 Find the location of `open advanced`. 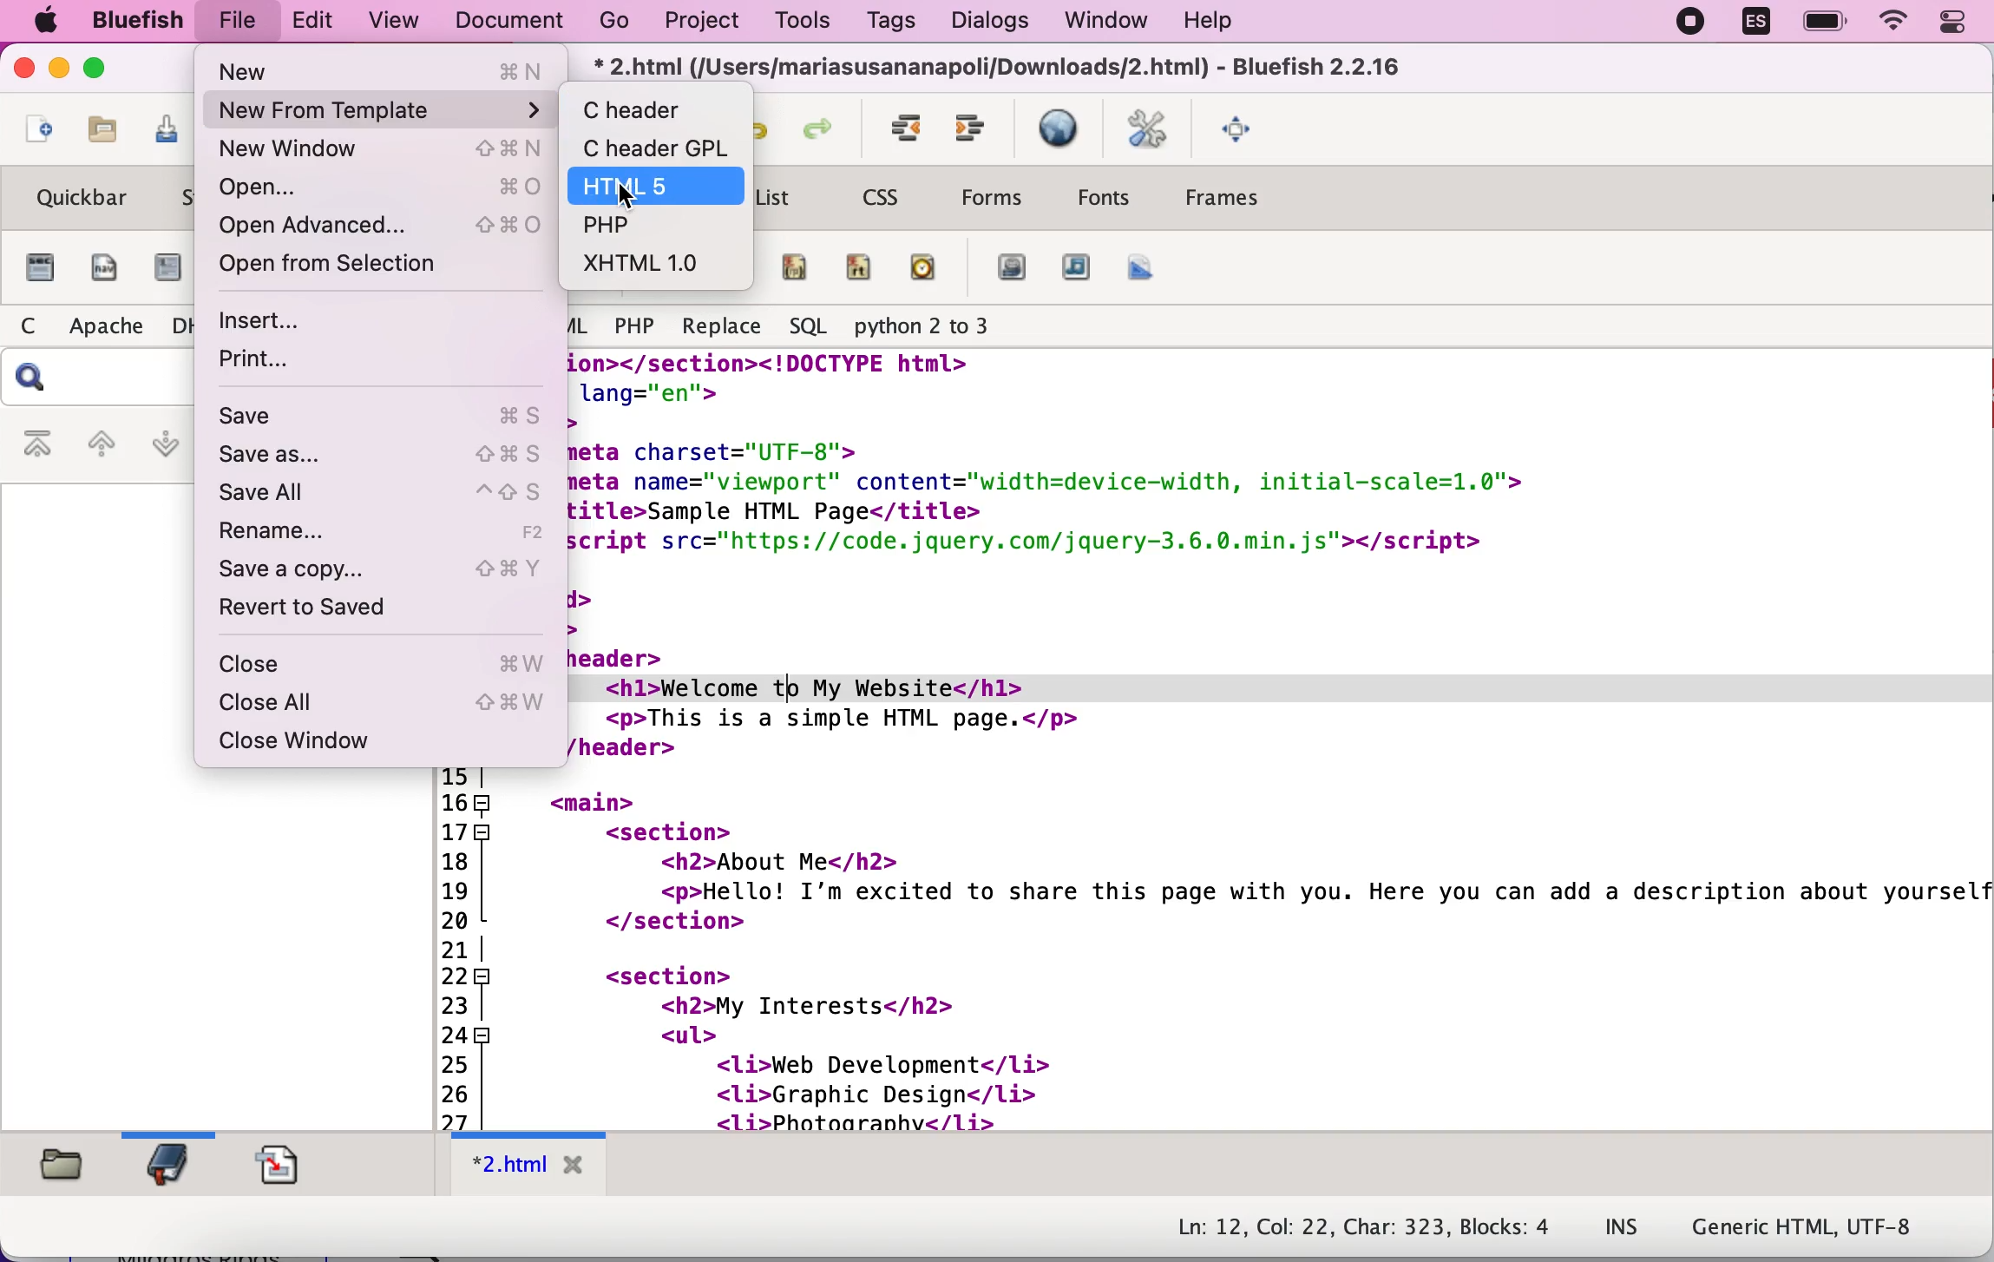

open advanced is located at coordinates (381, 230).